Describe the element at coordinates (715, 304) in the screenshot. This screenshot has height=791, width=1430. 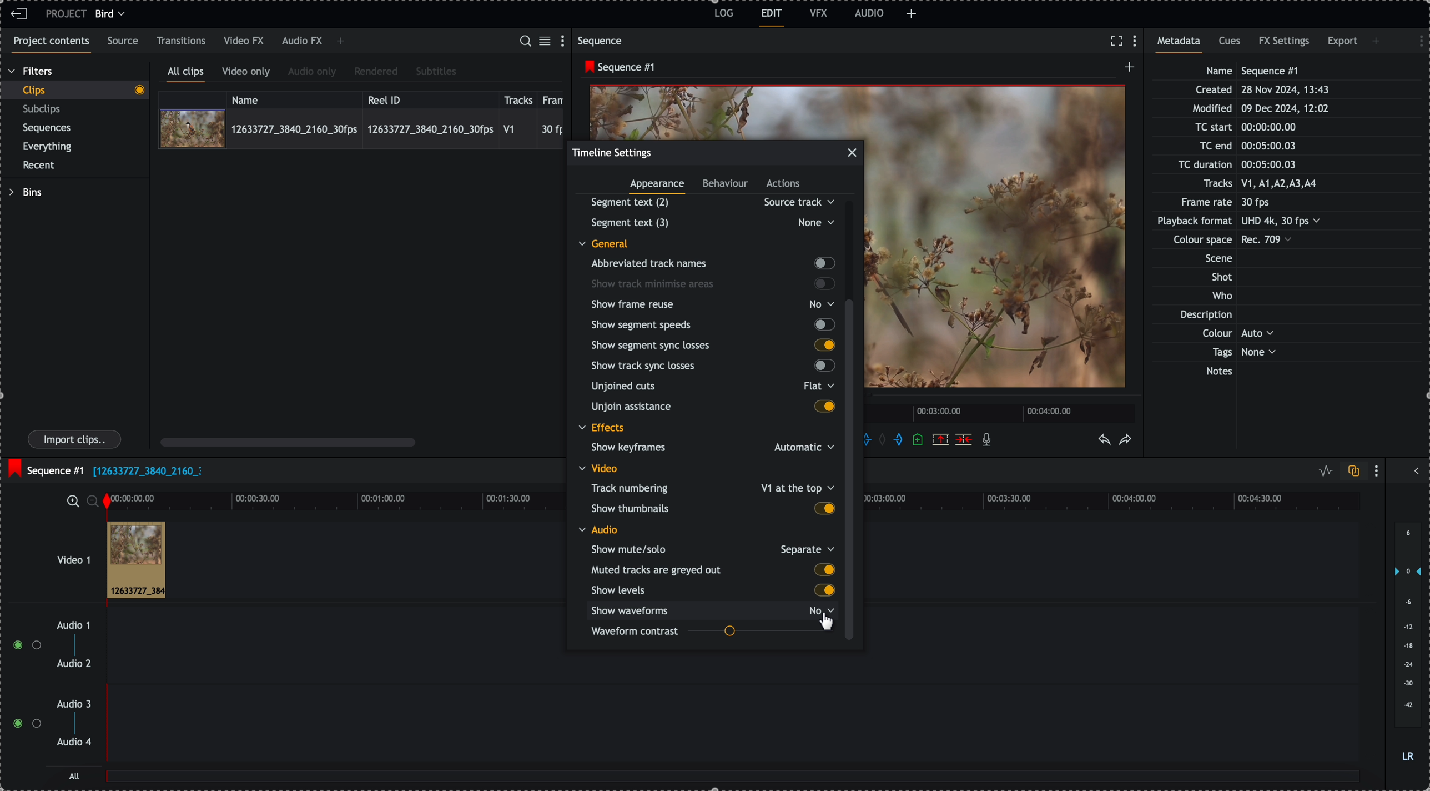
I see `show frame reuse` at that location.